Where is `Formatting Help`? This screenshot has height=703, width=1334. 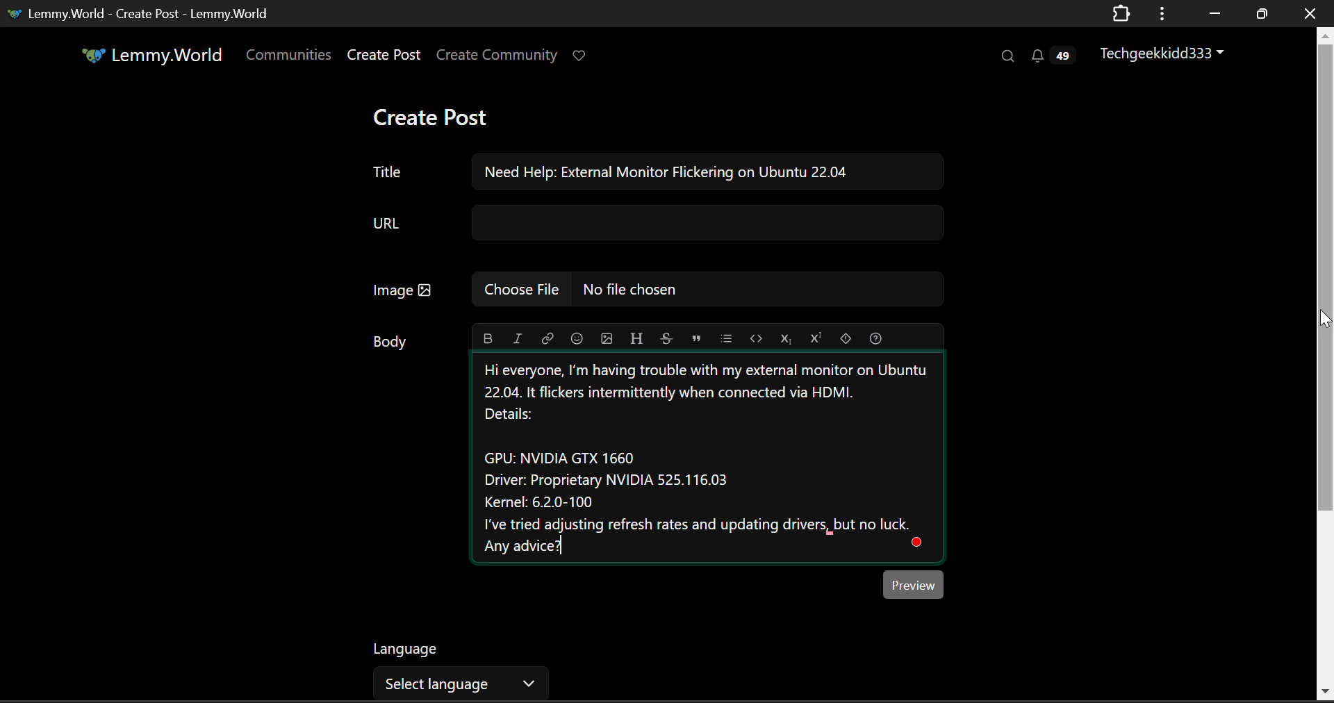 Formatting Help is located at coordinates (876, 339).